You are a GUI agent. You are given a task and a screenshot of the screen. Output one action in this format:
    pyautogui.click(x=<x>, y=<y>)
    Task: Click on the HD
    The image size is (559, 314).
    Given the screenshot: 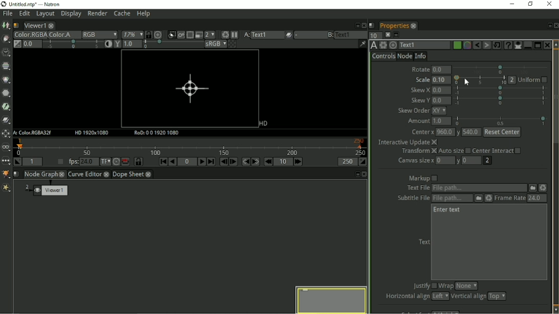 What is the action you would take?
    pyautogui.click(x=92, y=132)
    